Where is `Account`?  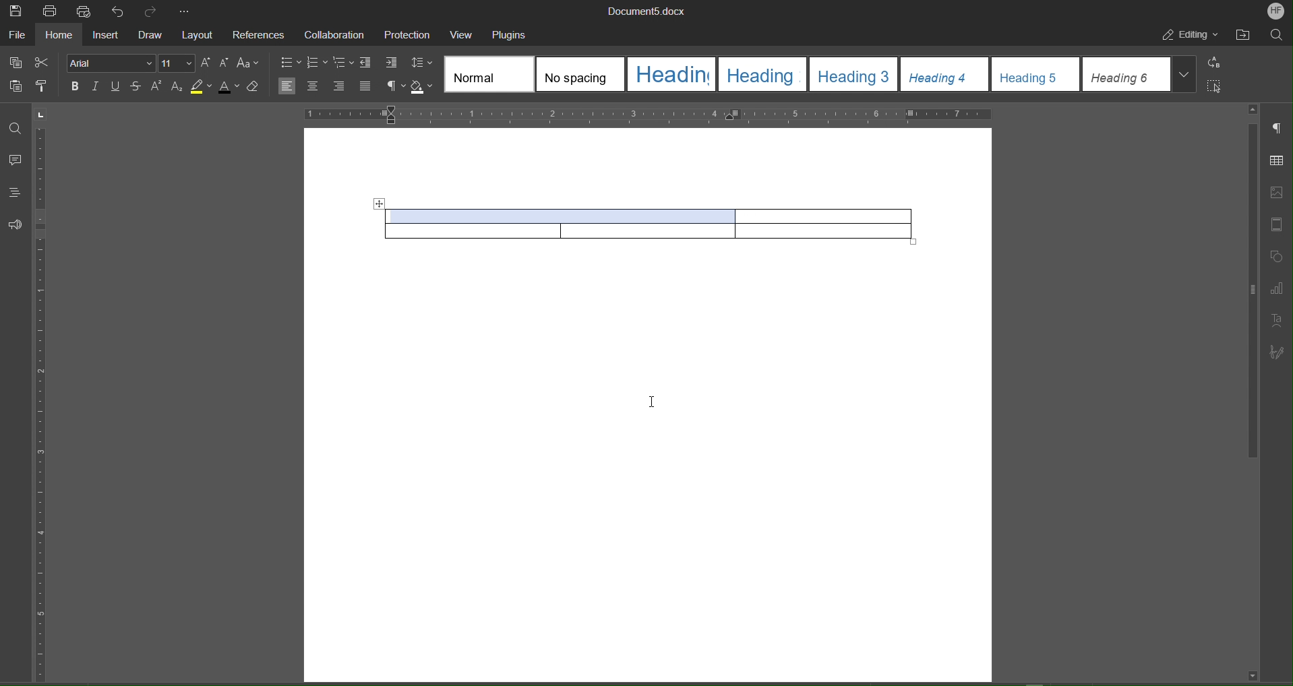 Account is located at coordinates (1274, 11).